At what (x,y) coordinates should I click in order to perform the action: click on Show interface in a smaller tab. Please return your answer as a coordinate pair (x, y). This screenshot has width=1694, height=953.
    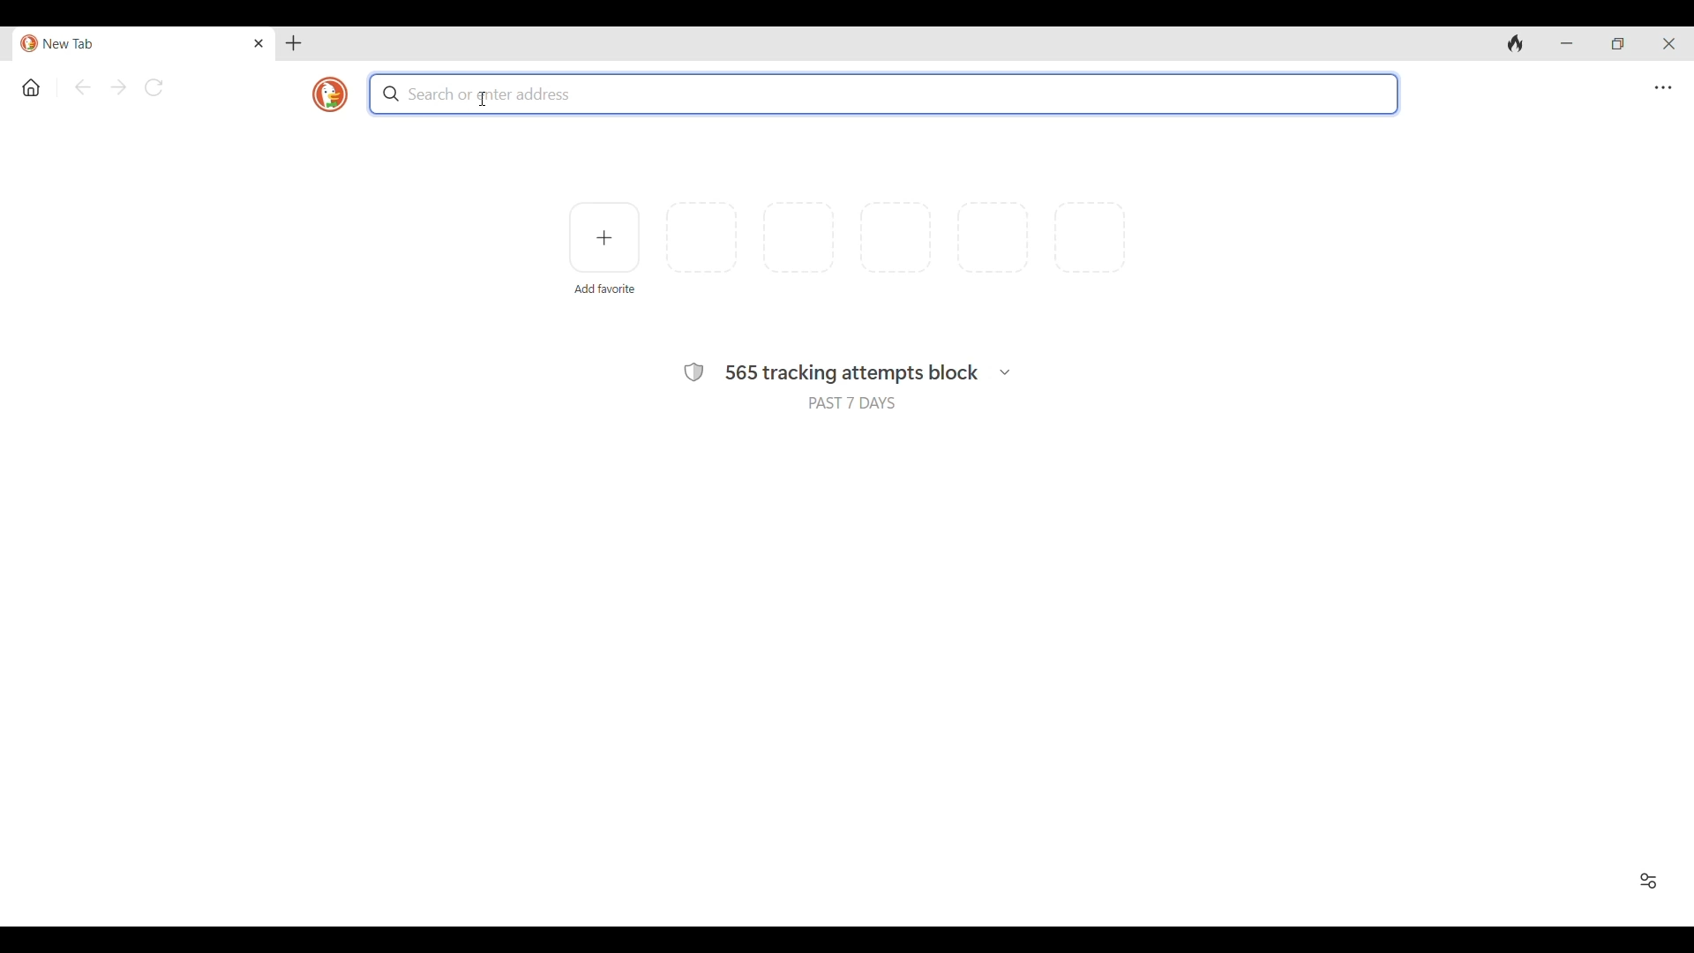
    Looking at the image, I should click on (1617, 43).